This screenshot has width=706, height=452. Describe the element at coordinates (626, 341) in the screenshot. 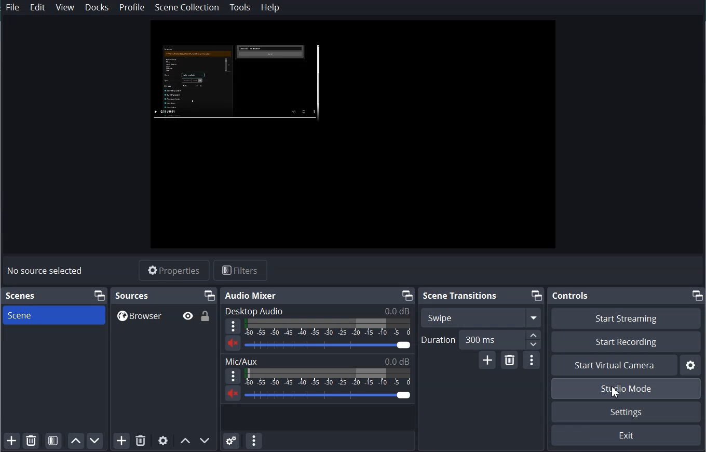

I see `Start Recording` at that location.